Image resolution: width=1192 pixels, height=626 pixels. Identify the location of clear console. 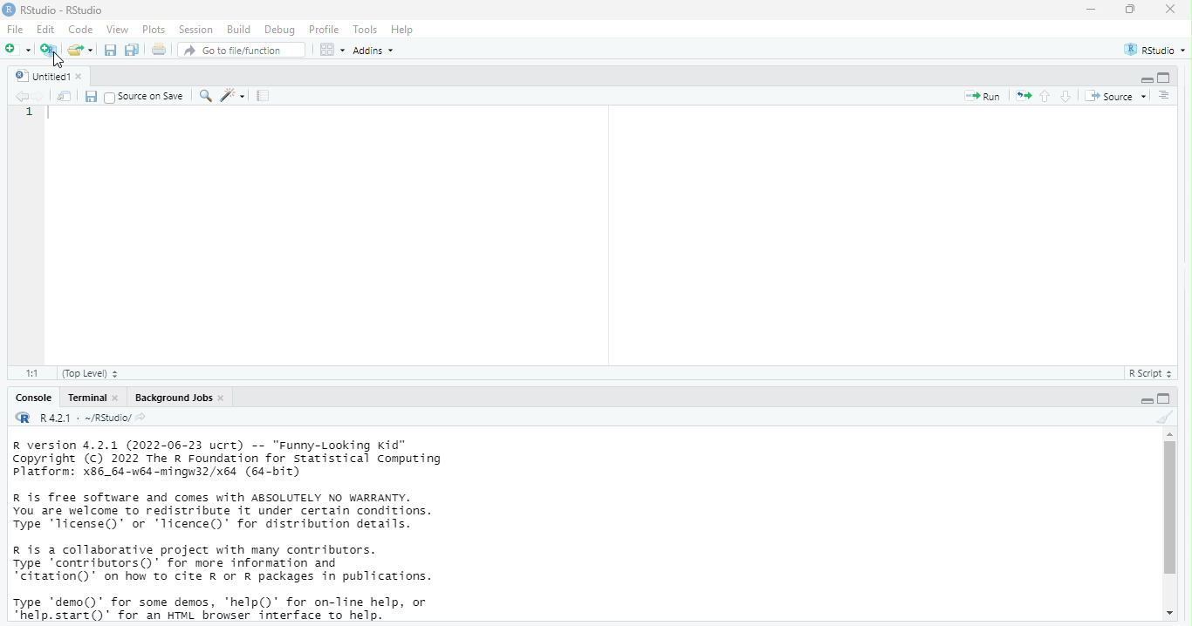
(1166, 416).